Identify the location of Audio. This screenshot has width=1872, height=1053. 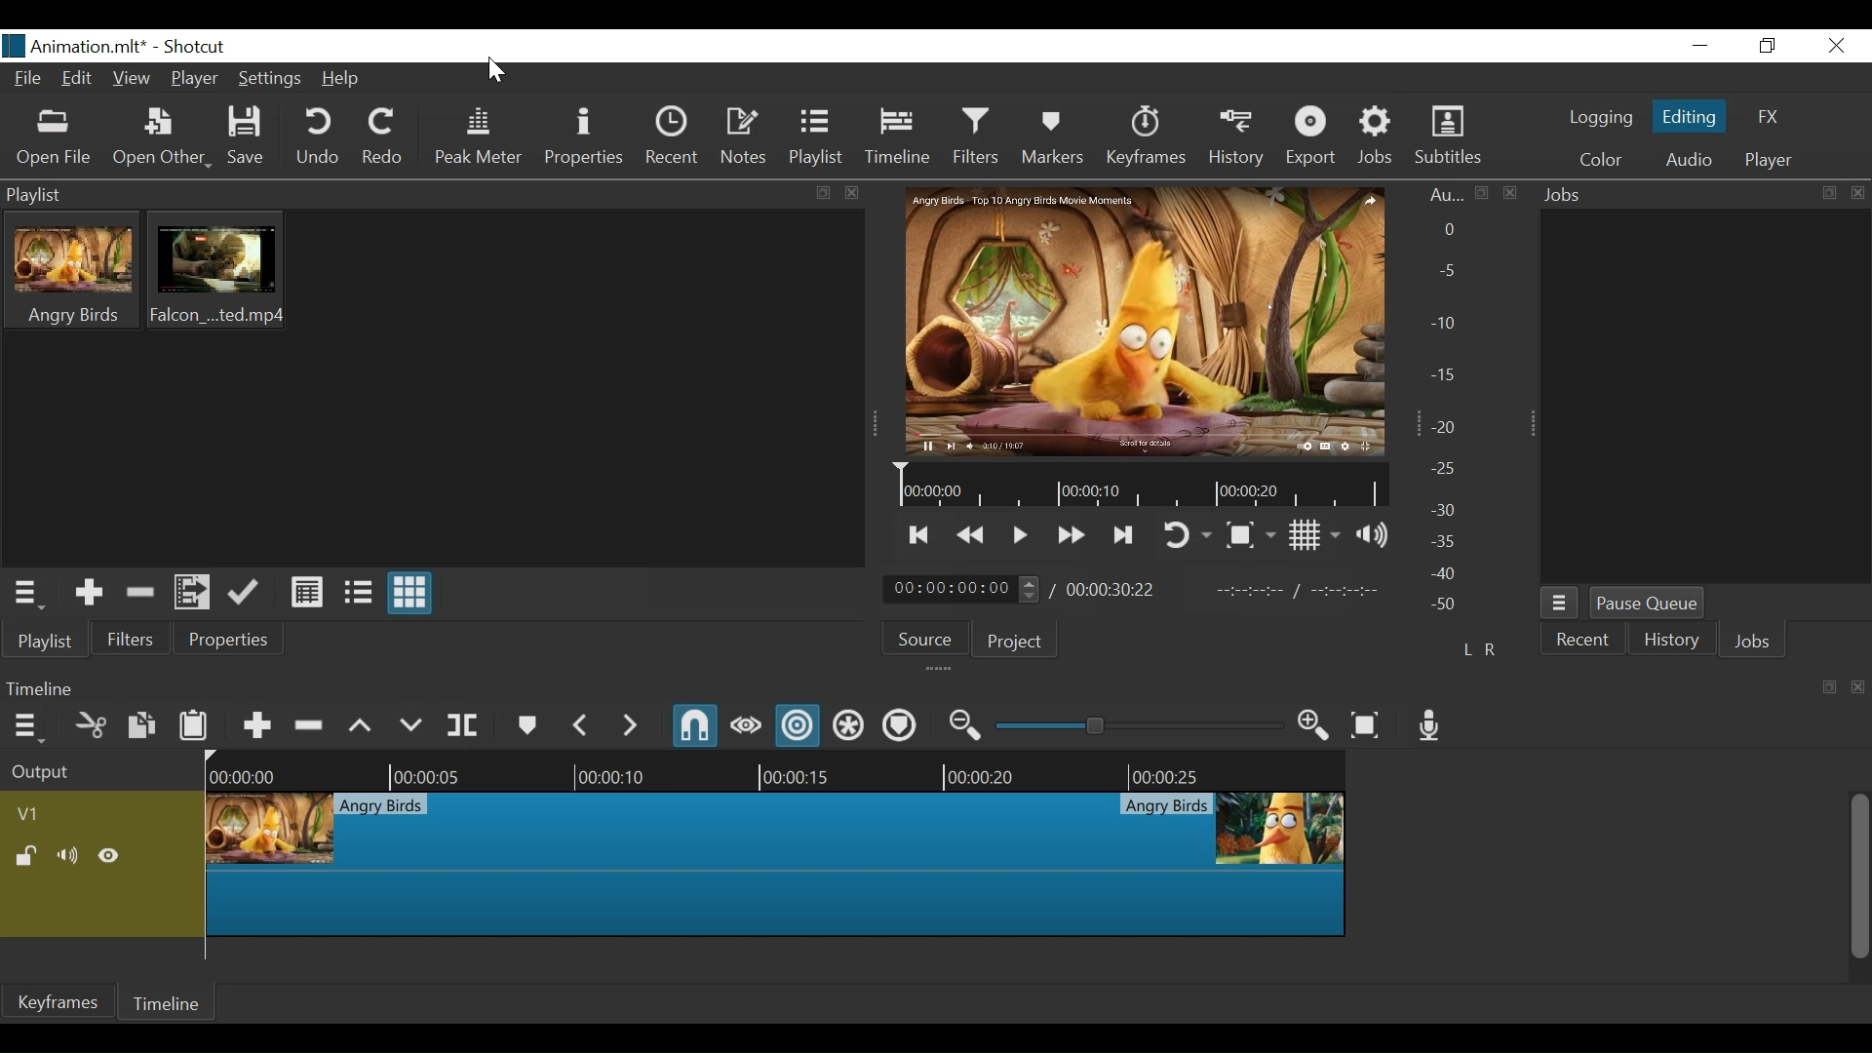
(1687, 160).